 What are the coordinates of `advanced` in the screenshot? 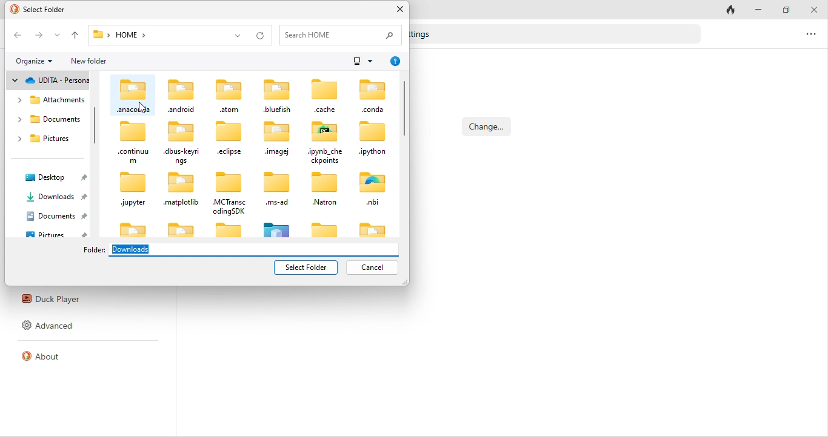 It's located at (50, 328).